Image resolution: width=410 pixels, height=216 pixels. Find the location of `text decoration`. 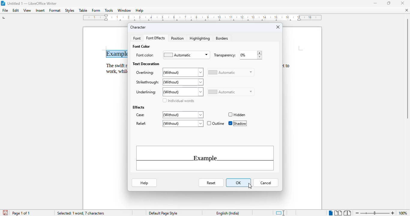

text decoration is located at coordinates (146, 64).